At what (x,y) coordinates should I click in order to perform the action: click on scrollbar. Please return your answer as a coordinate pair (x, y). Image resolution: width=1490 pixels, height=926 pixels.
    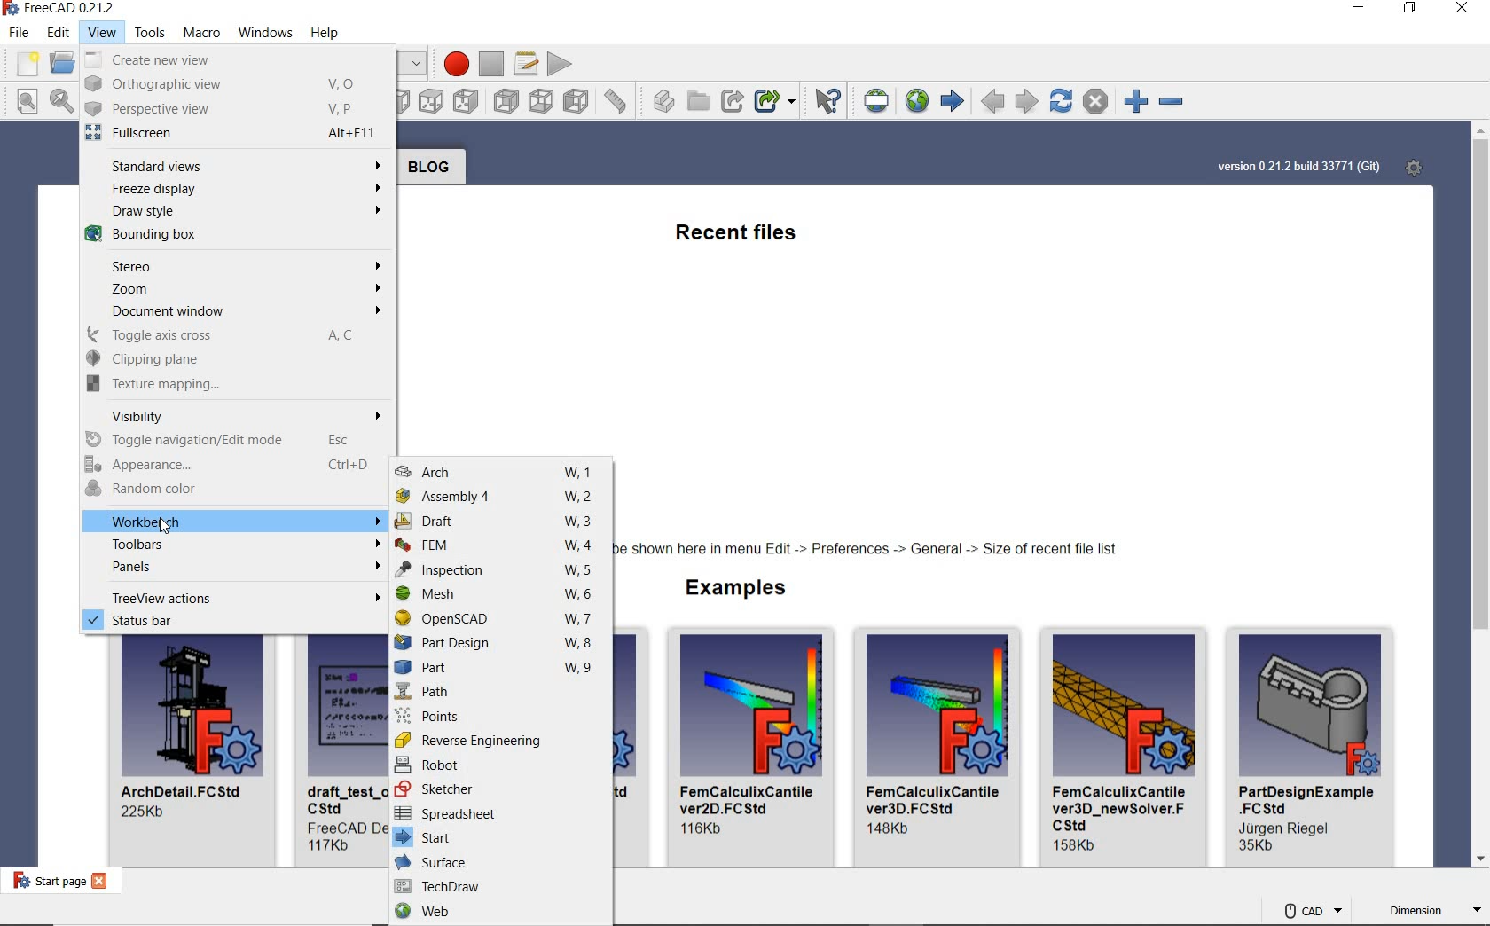
    Looking at the image, I should click on (1480, 497).